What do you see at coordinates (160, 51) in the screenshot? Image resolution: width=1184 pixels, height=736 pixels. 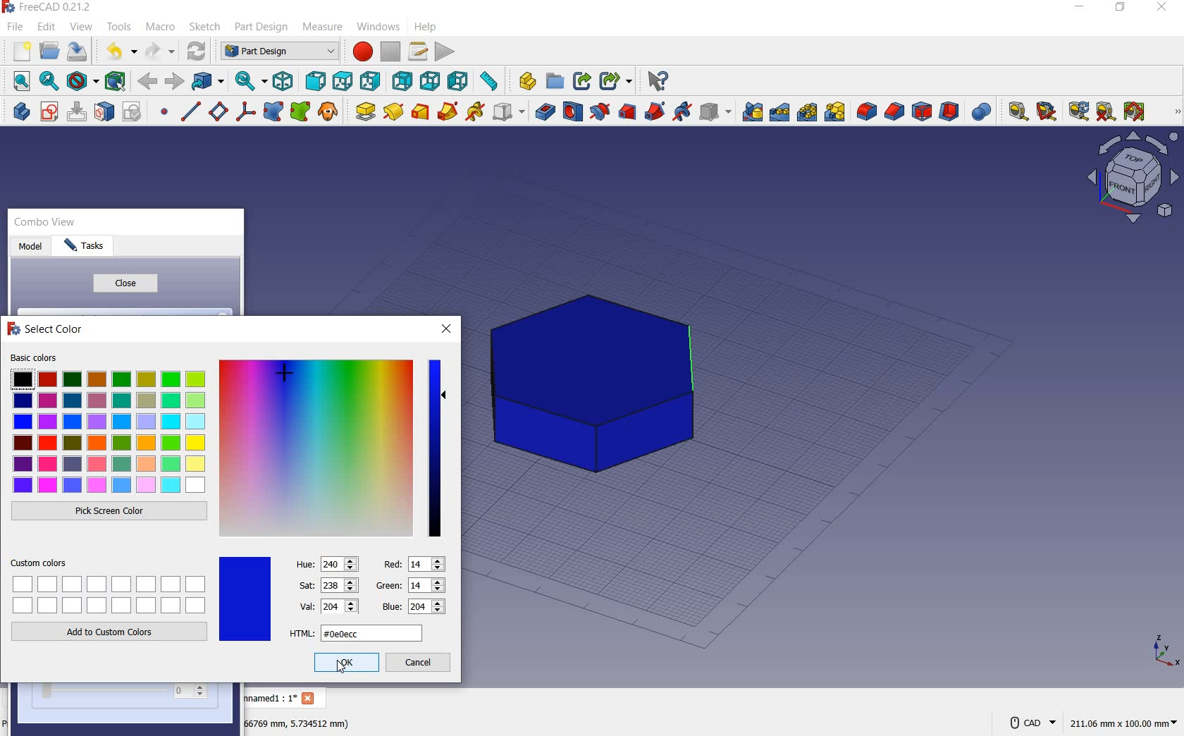 I see `redo` at bounding box center [160, 51].